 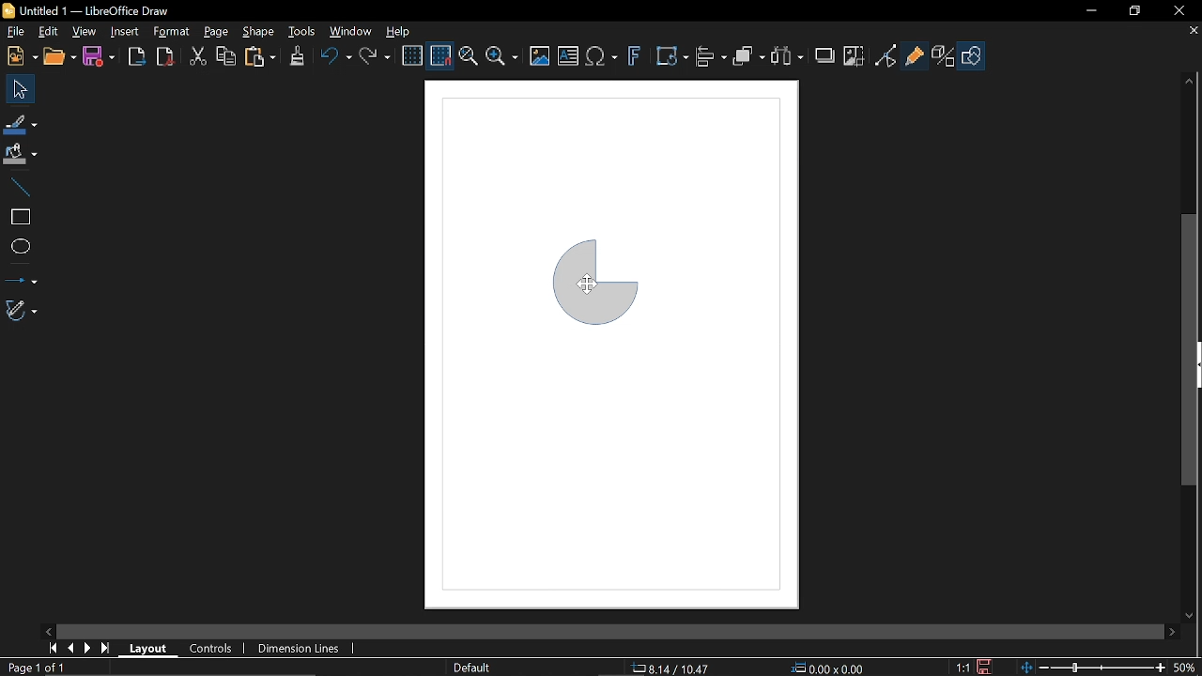 What do you see at coordinates (1190, 348) in the screenshot?
I see `Vertical scrollbar` at bounding box center [1190, 348].